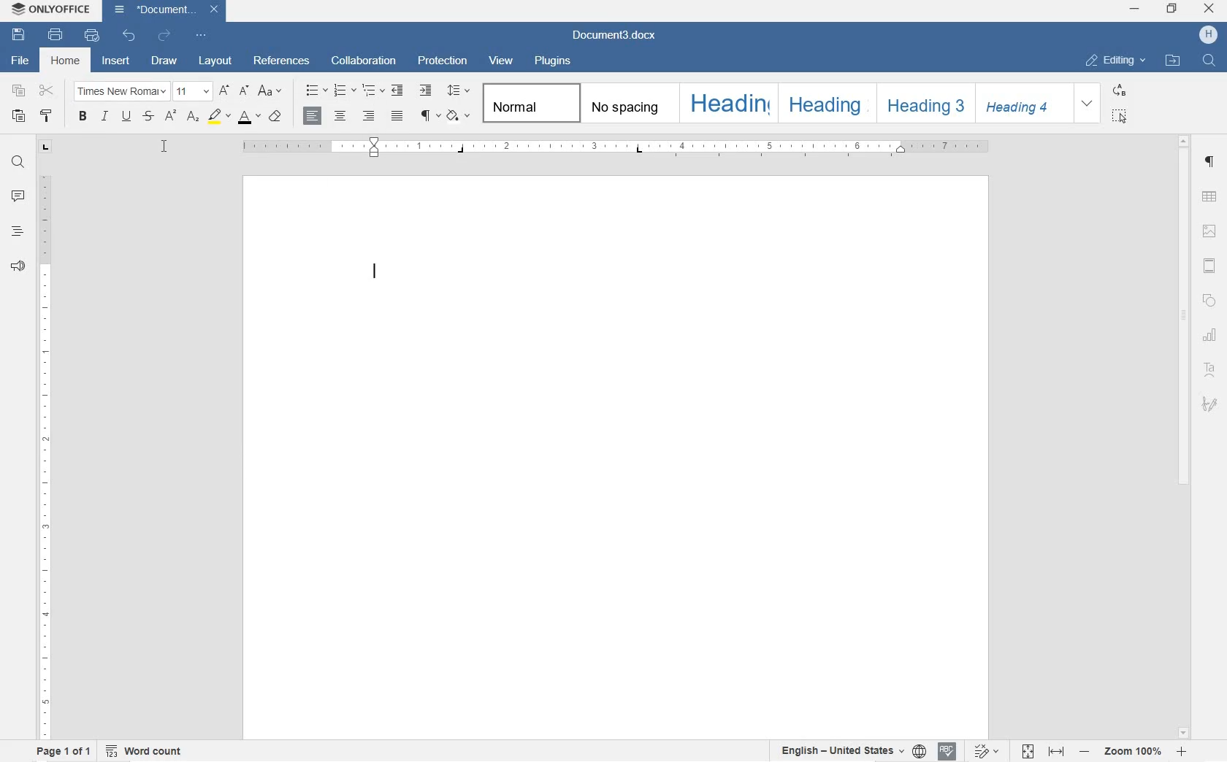 Image resolution: width=1227 pixels, height=762 pixels. I want to click on HEADING 2, so click(823, 104).